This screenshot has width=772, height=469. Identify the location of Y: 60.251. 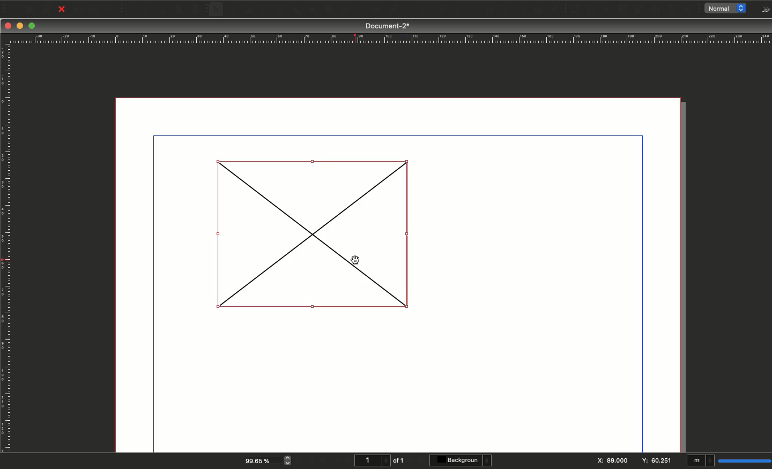
(656, 460).